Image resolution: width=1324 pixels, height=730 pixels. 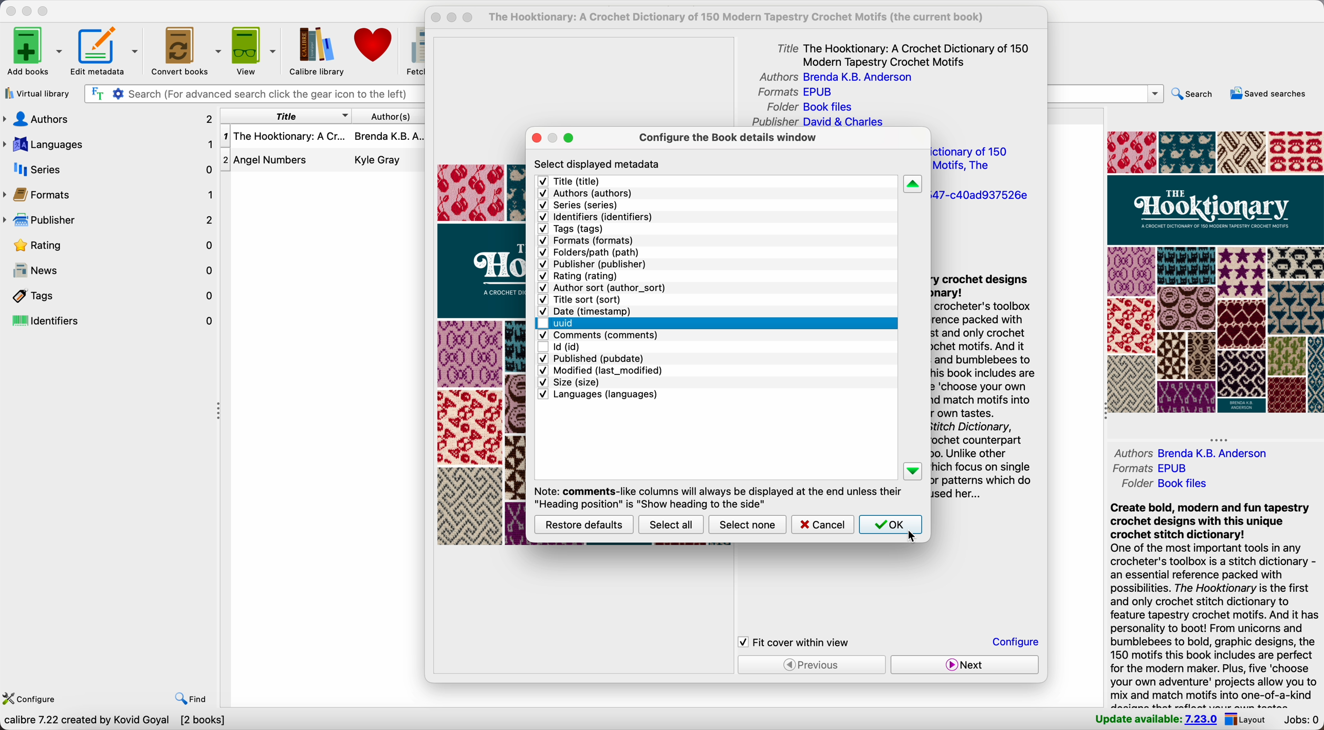 I want to click on languages, so click(x=598, y=395).